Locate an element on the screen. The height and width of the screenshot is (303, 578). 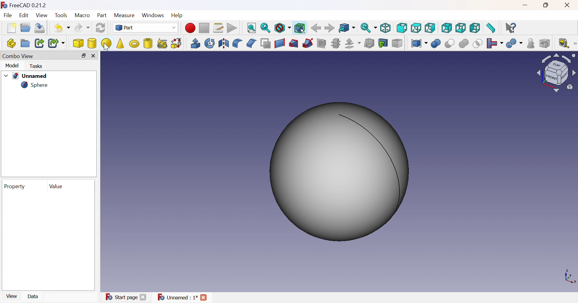
Front is located at coordinates (402, 28).